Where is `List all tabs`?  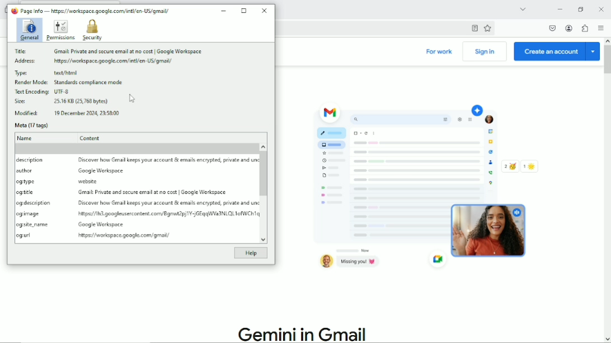 List all tabs is located at coordinates (521, 8).